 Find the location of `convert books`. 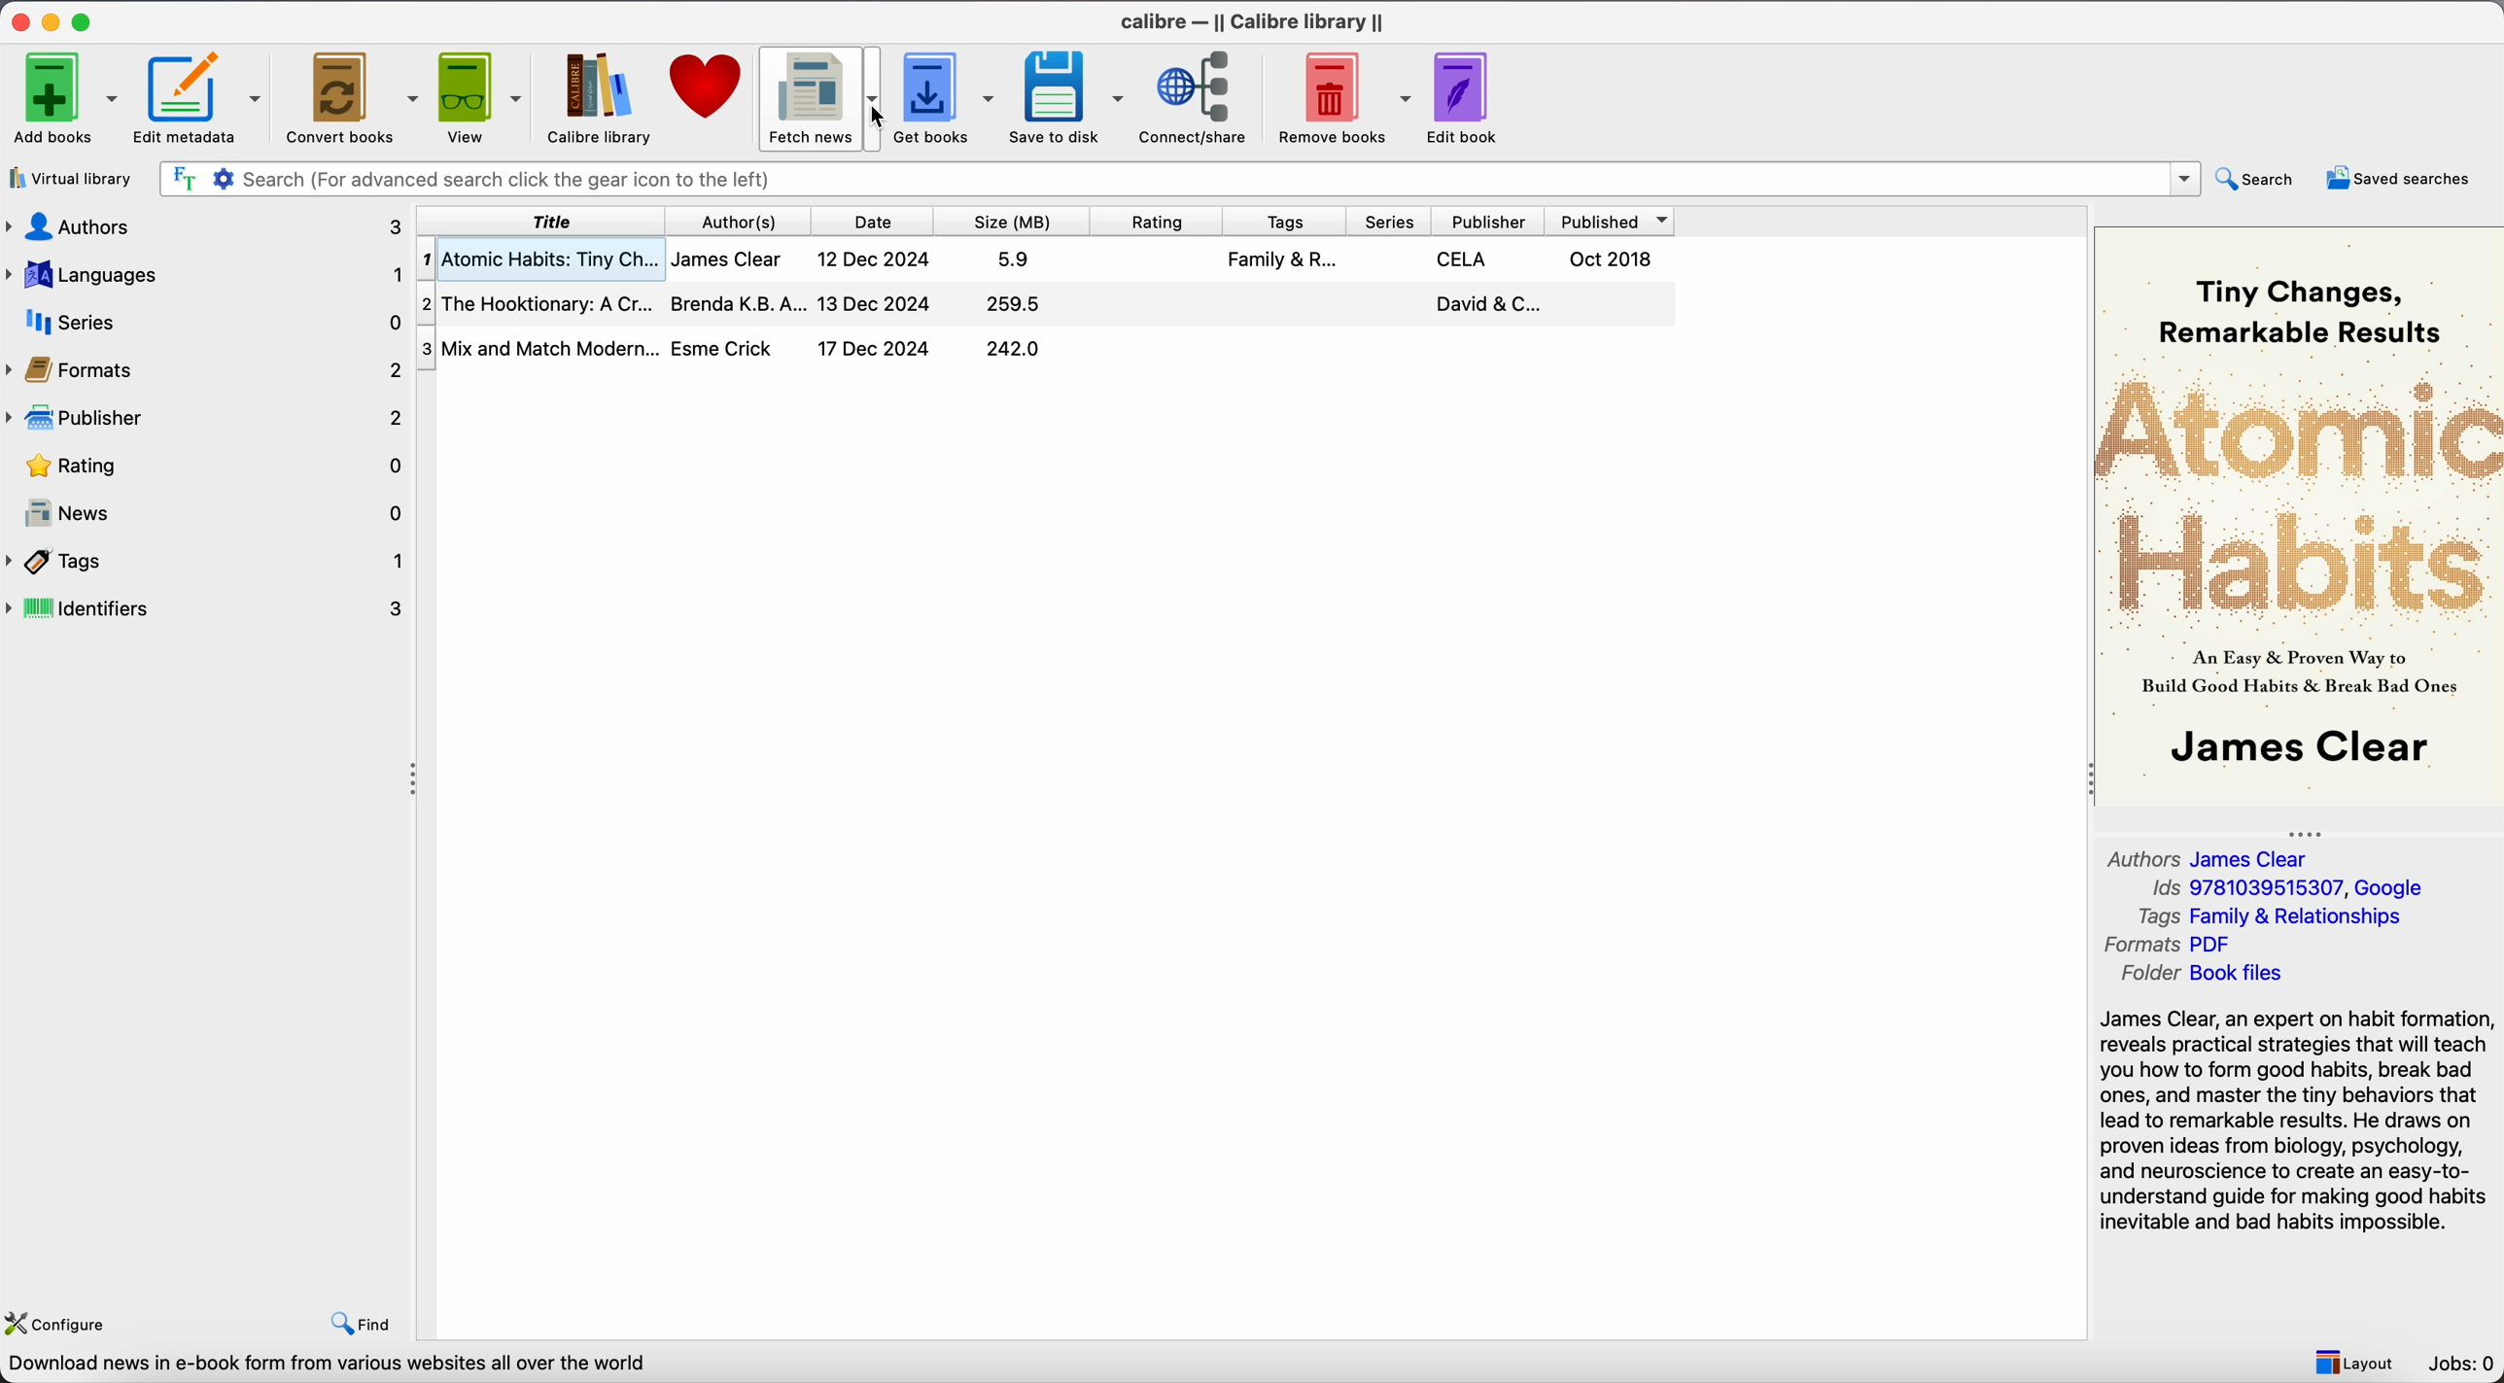

convert books is located at coordinates (350, 95).